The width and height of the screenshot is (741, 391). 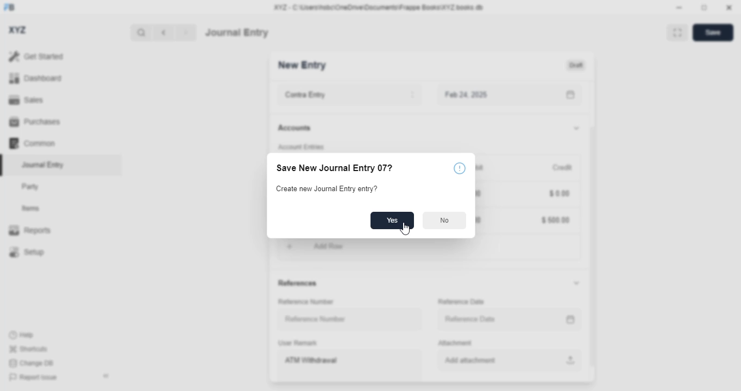 I want to click on journal entry, so click(x=237, y=33).